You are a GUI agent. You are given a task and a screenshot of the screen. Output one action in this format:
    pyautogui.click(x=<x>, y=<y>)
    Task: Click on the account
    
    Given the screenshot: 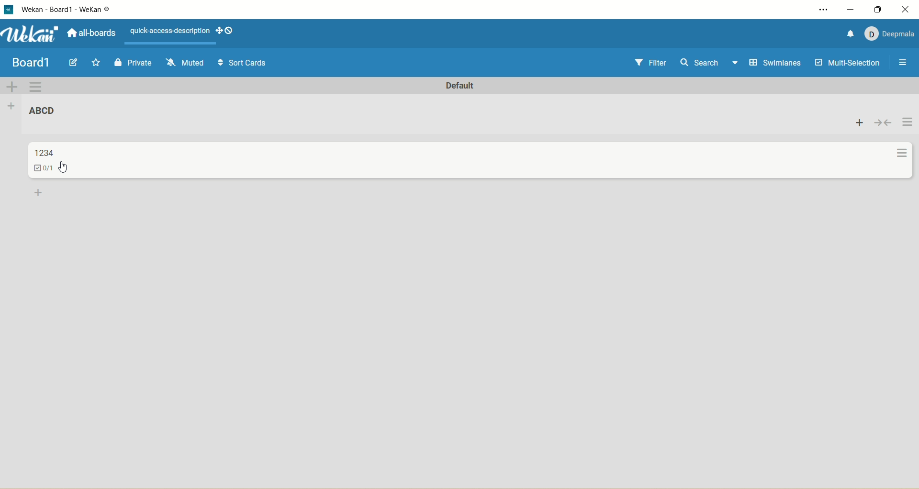 What is the action you would take?
    pyautogui.click(x=890, y=34)
    